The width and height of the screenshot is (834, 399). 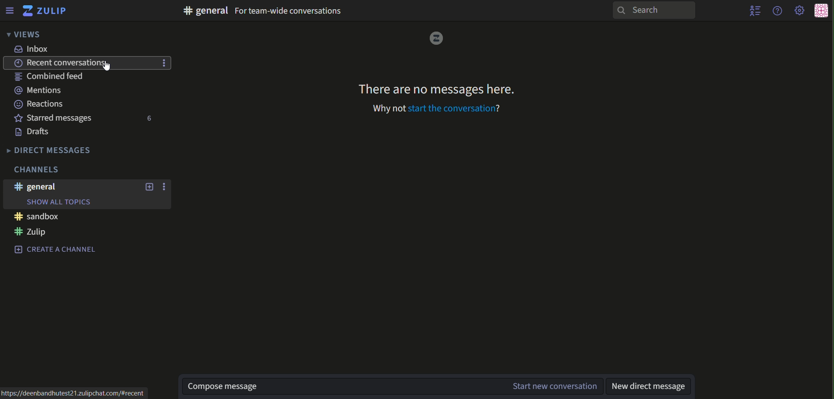 What do you see at coordinates (394, 386) in the screenshot?
I see `text box` at bounding box center [394, 386].